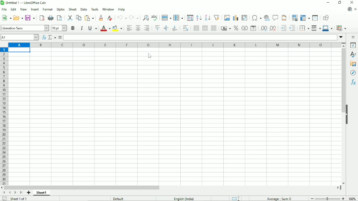  What do you see at coordinates (105, 28) in the screenshot?
I see `Text color` at bounding box center [105, 28].